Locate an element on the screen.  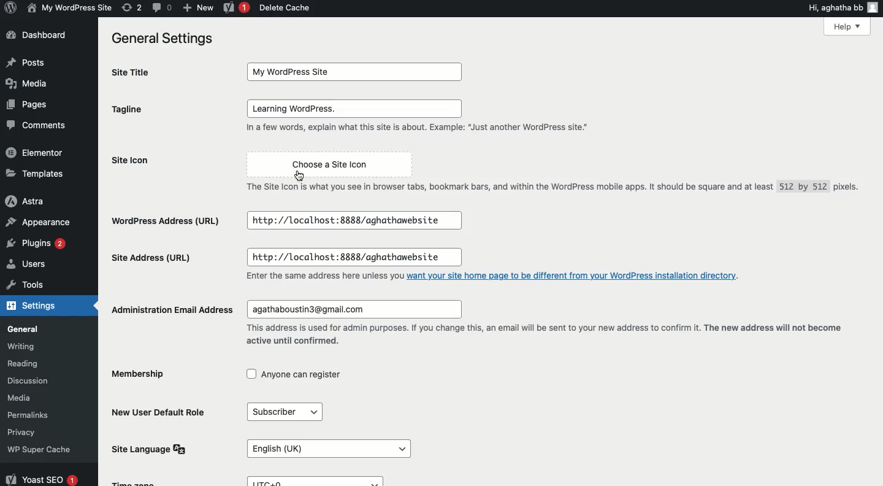
General is located at coordinates (39, 327).